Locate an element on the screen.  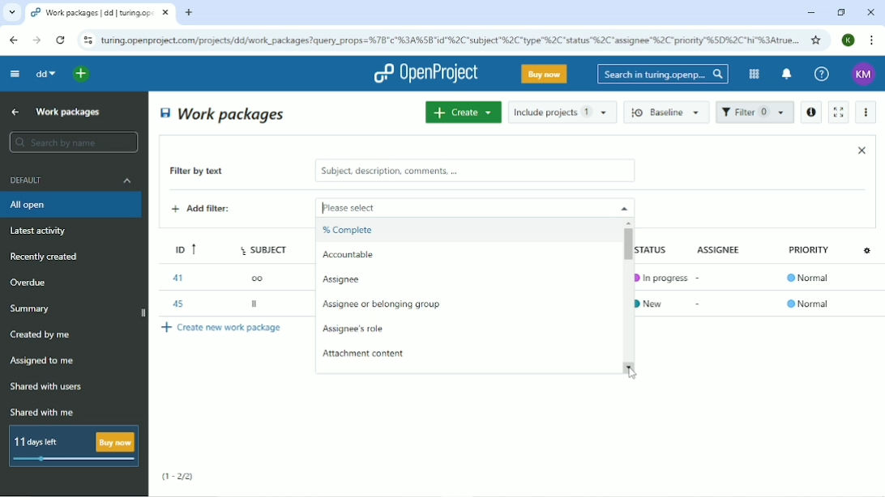
close side bar is located at coordinates (142, 314).